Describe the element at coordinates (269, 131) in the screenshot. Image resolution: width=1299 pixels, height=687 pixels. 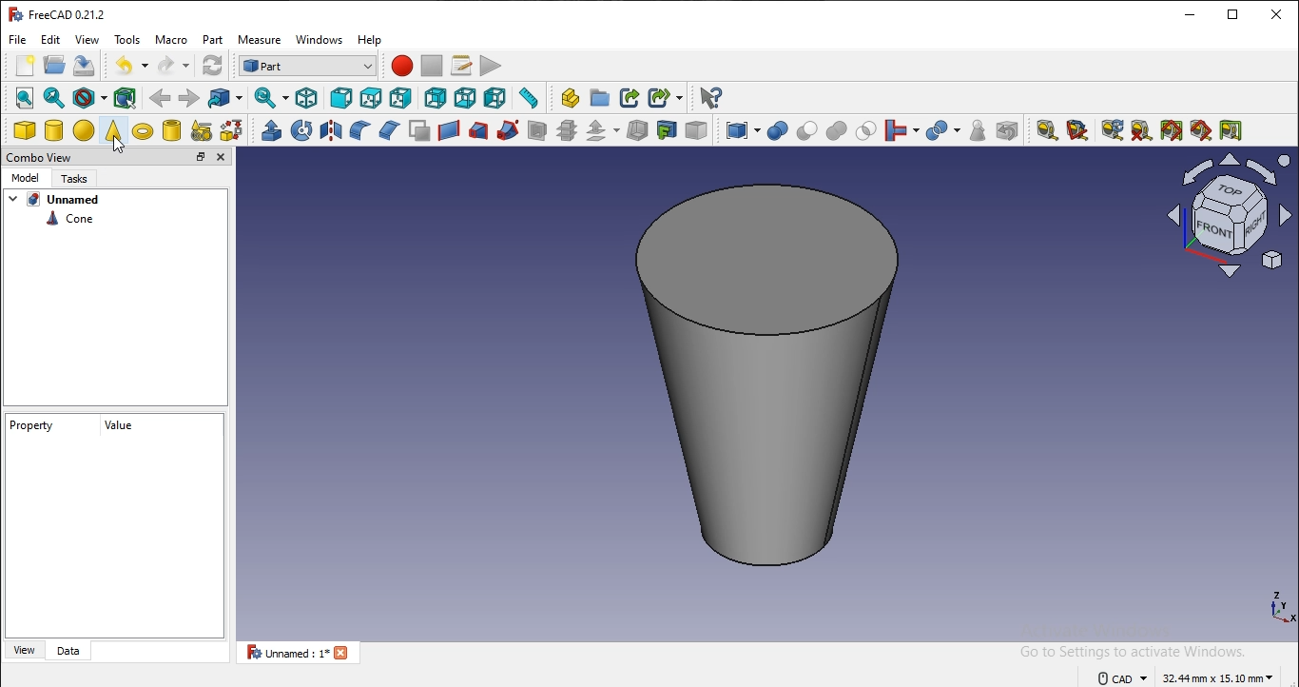
I see `extrude` at that location.